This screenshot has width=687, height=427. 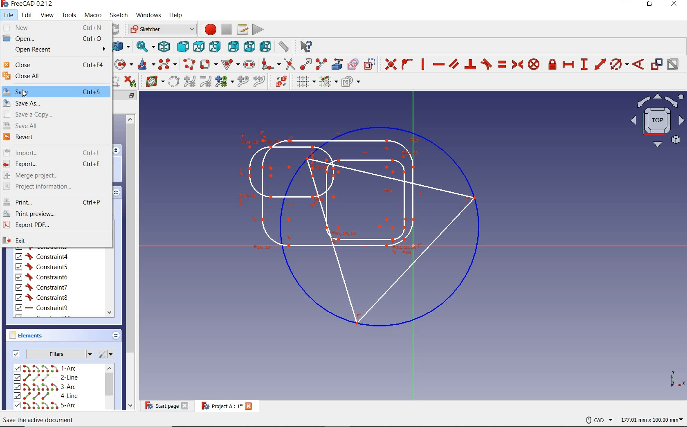 I want to click on show/hide b-spline information layer, so click(x=153, y=81).